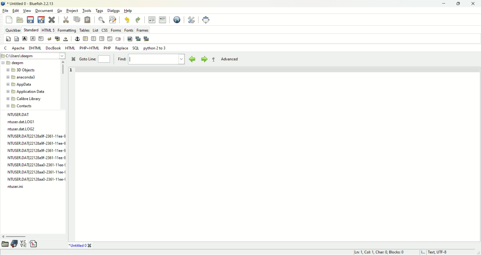 The width and height of the screenshot is (481, 255). I want to click on previous, so click(192, 59).